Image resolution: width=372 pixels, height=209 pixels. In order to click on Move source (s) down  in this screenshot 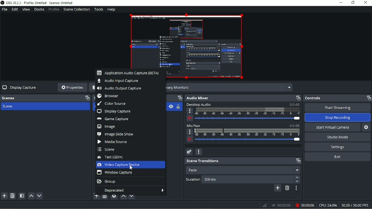, I will do `click(132, 196)`.